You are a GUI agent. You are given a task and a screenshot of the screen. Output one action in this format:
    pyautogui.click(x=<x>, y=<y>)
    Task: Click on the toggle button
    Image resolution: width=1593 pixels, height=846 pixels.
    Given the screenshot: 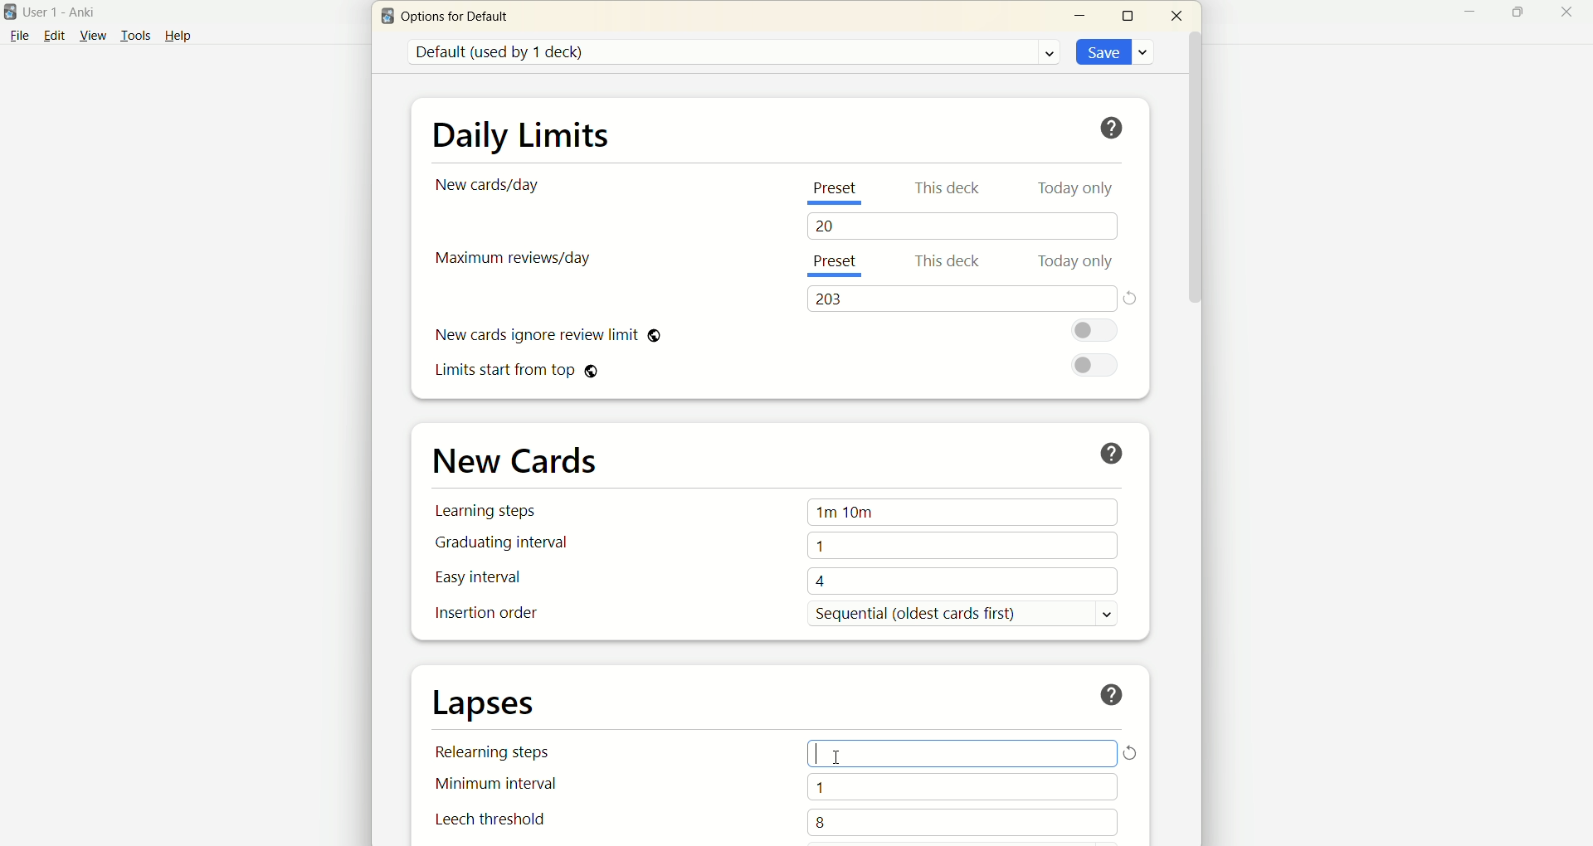 What is the action you would take?
    pyautogui.click(x=1098, y=332)
    